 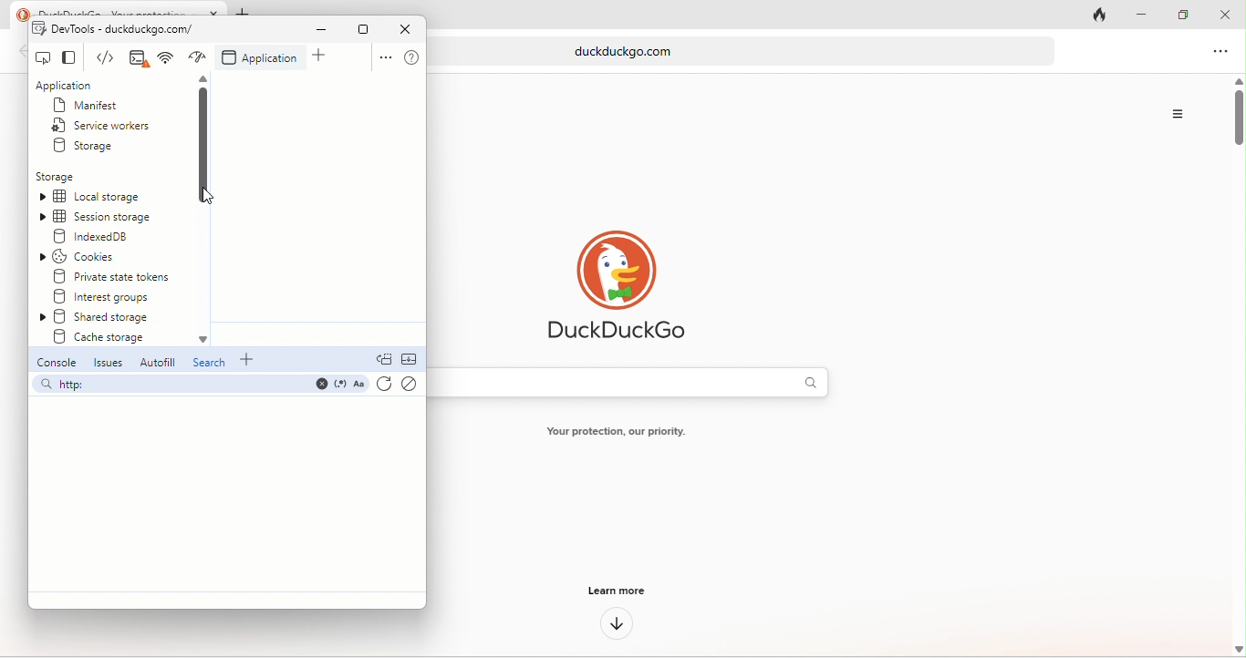 I want to click on option, so click(x=1222, y=53).